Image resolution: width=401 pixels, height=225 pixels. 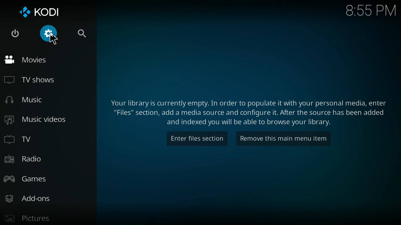 I want to click on message, so click(x=246, y=112).